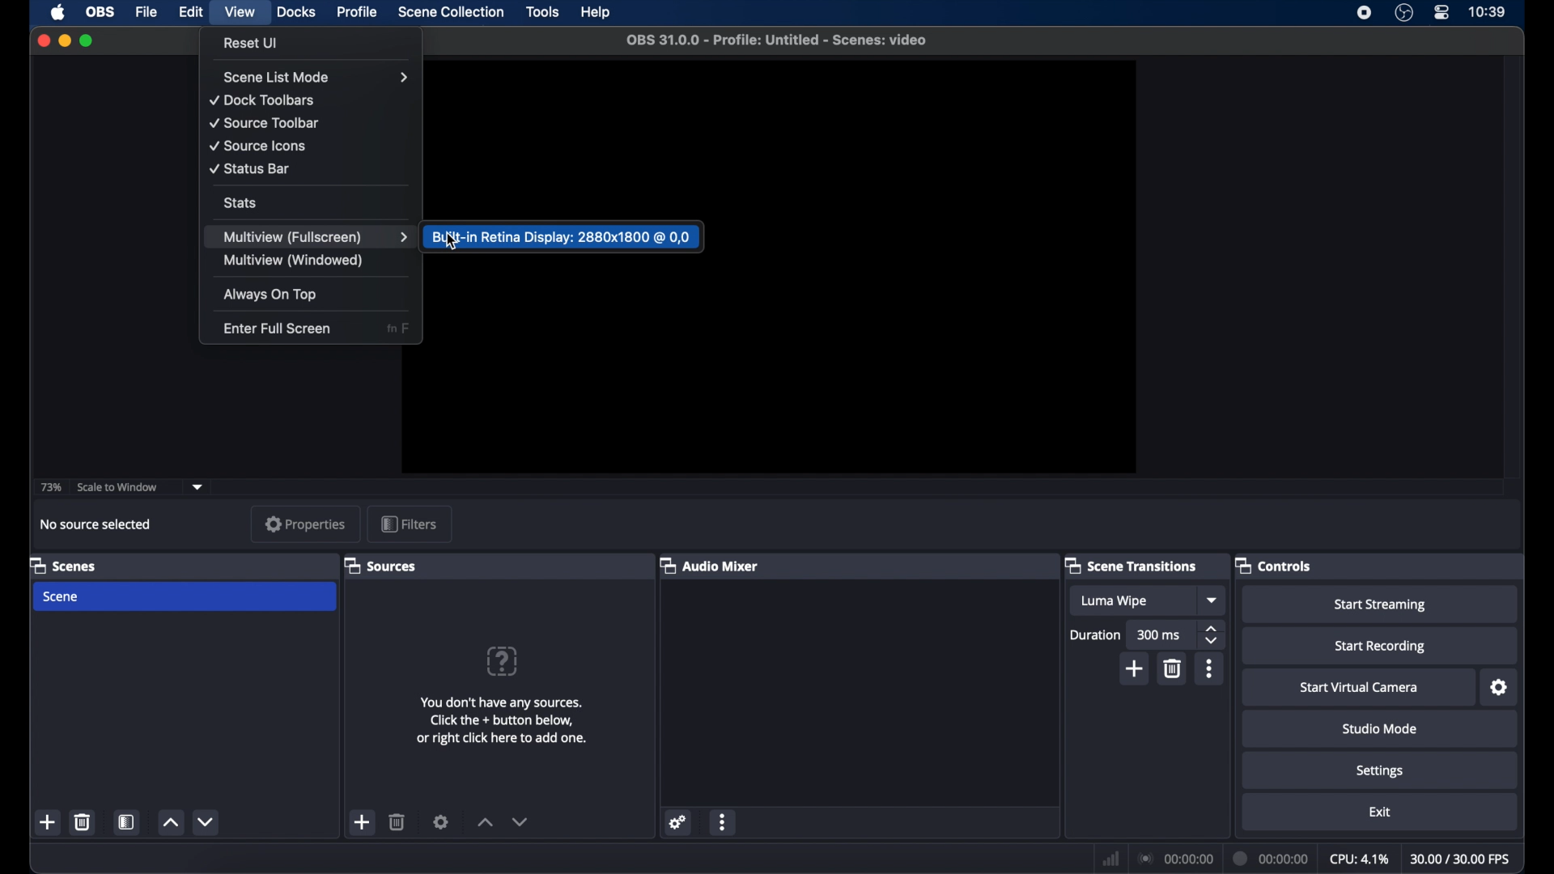 This screenshot has width=1554, height=874. Describe the element at coordinates (1171, 668) in the screenshot. I see `delete` at that location.